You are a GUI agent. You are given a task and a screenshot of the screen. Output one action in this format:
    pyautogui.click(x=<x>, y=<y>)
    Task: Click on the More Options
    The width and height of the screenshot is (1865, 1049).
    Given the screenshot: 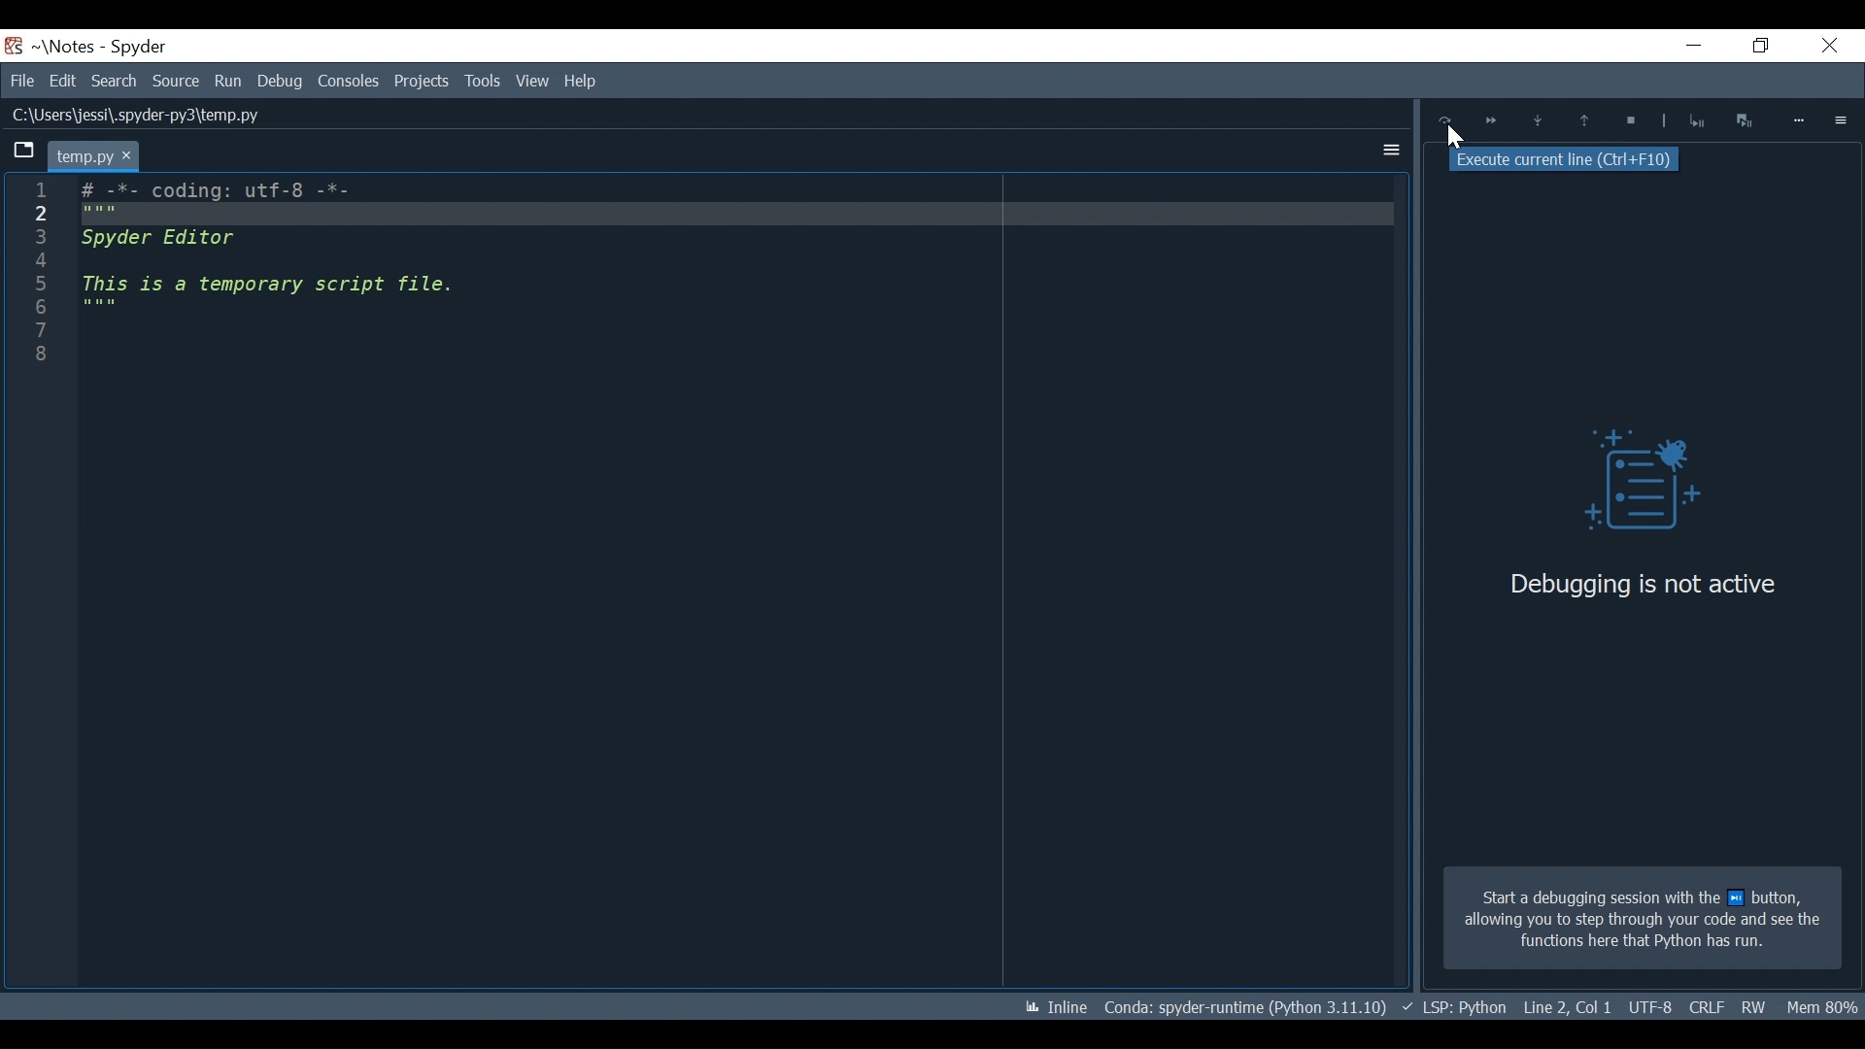 What is the action you would take?
    pyautogui.click(x=1386, y=147)
    